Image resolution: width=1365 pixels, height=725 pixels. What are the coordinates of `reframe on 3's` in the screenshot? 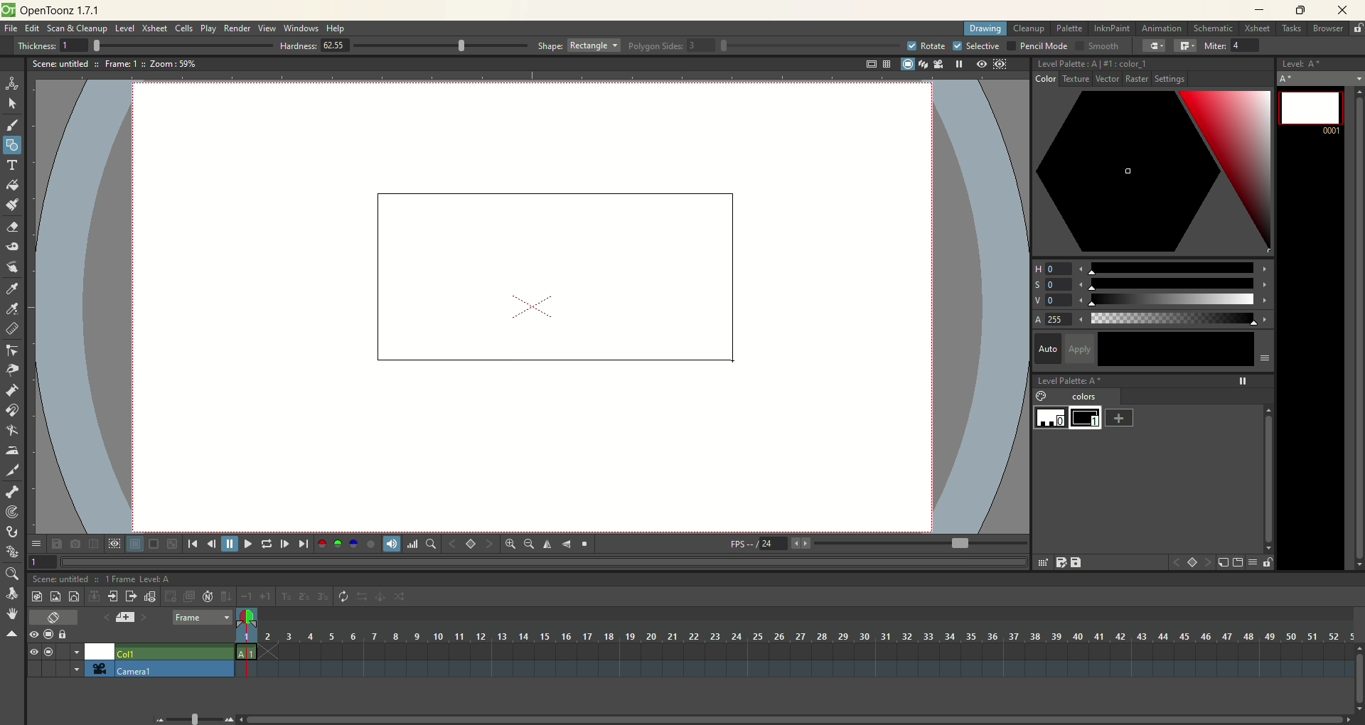 It's located at (323, 596).